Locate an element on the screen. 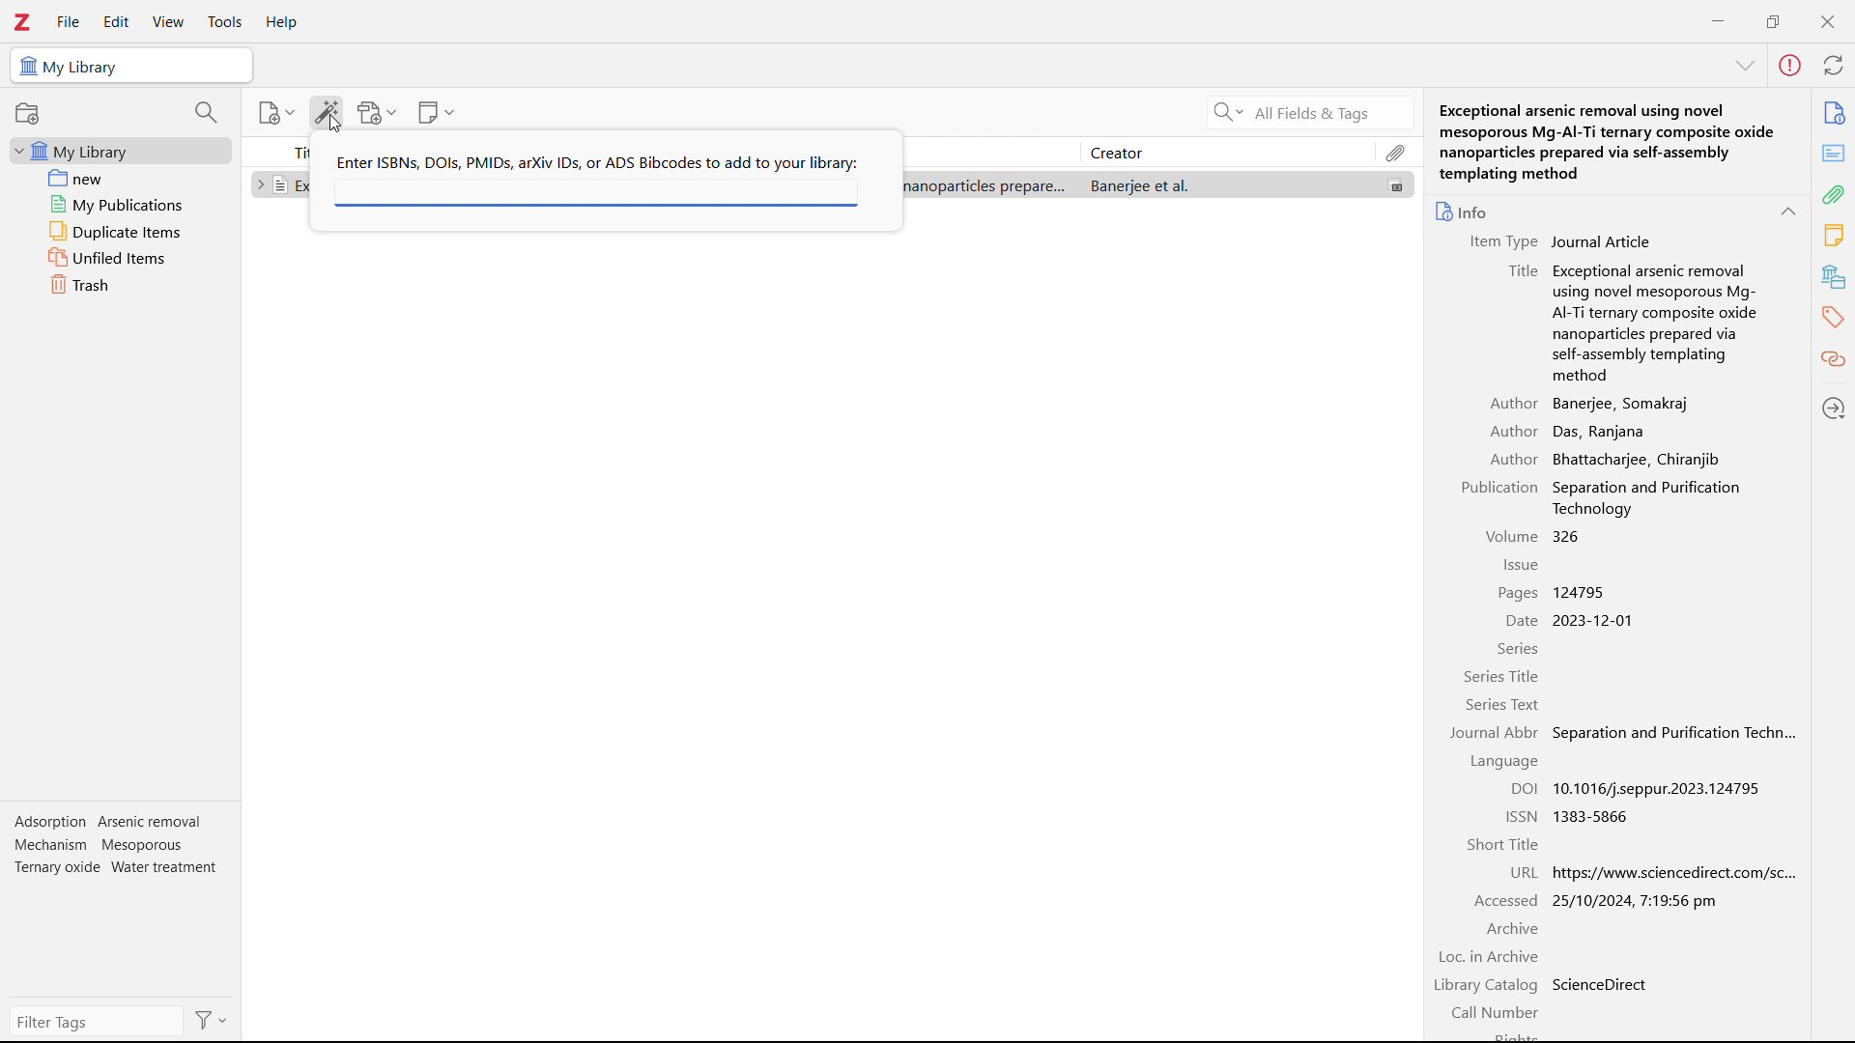 This screenshot has height=1043, width=1855. 326 is located at coordinates (1567, 536).